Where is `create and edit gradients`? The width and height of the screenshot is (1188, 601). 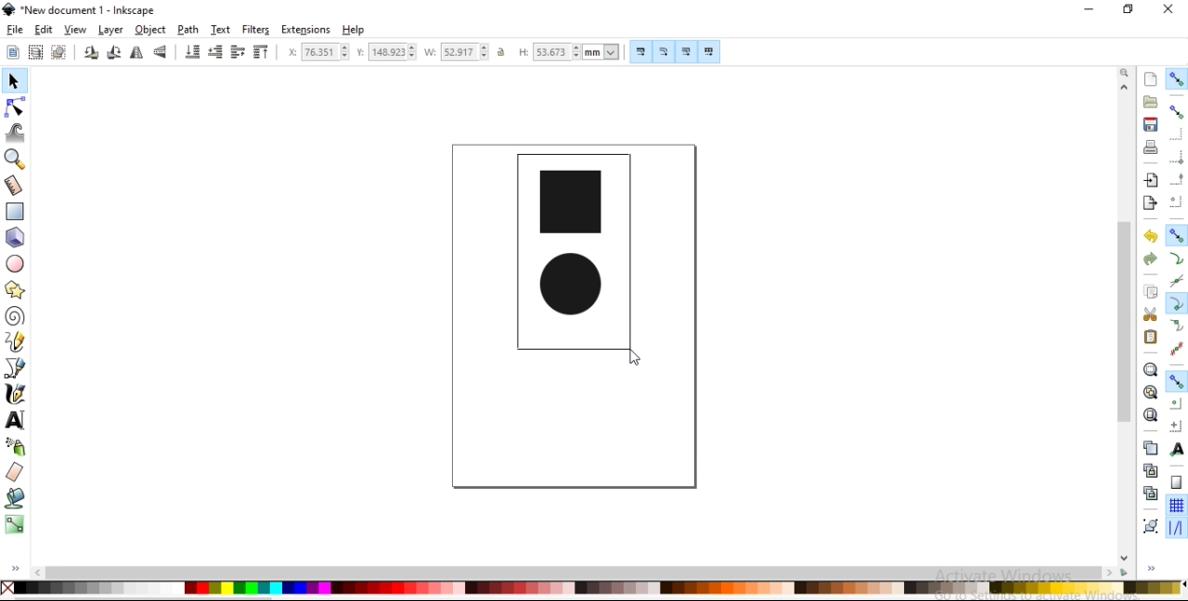 create and edit gradients is located at coordinates (16, 525).